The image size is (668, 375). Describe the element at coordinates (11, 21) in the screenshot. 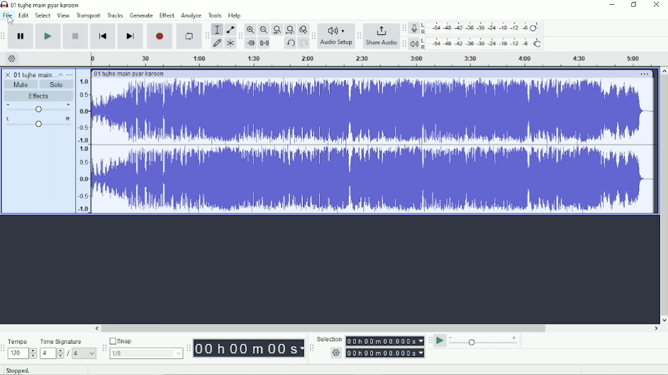

I see `Cursor` at that location.